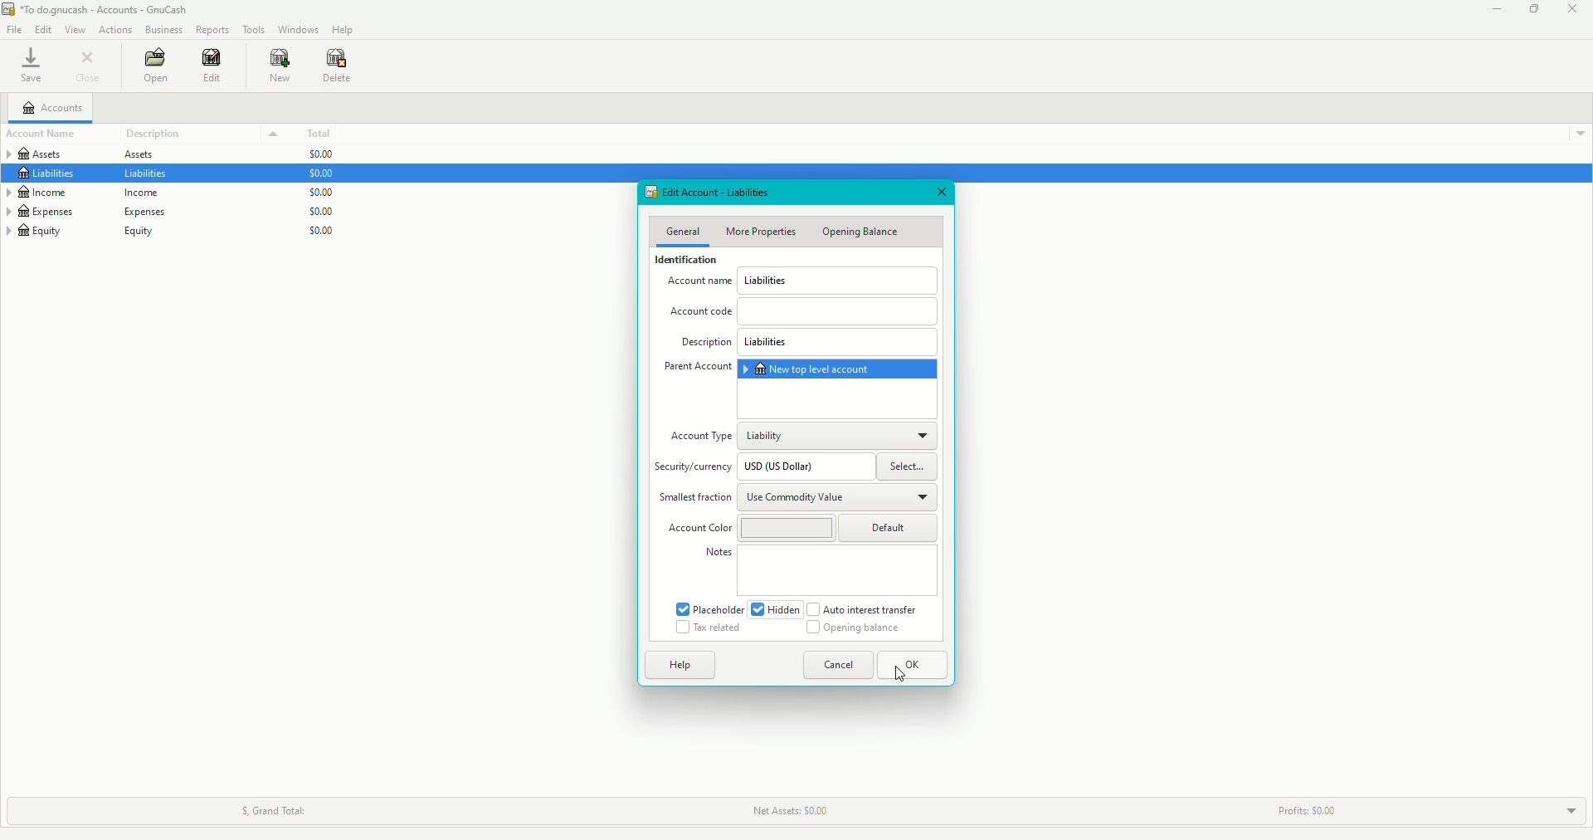 The width and height of the screenshot is (1593, 840). Describe the element at coordinates (343, 30) in the screenshot. I see `Help` at that location.